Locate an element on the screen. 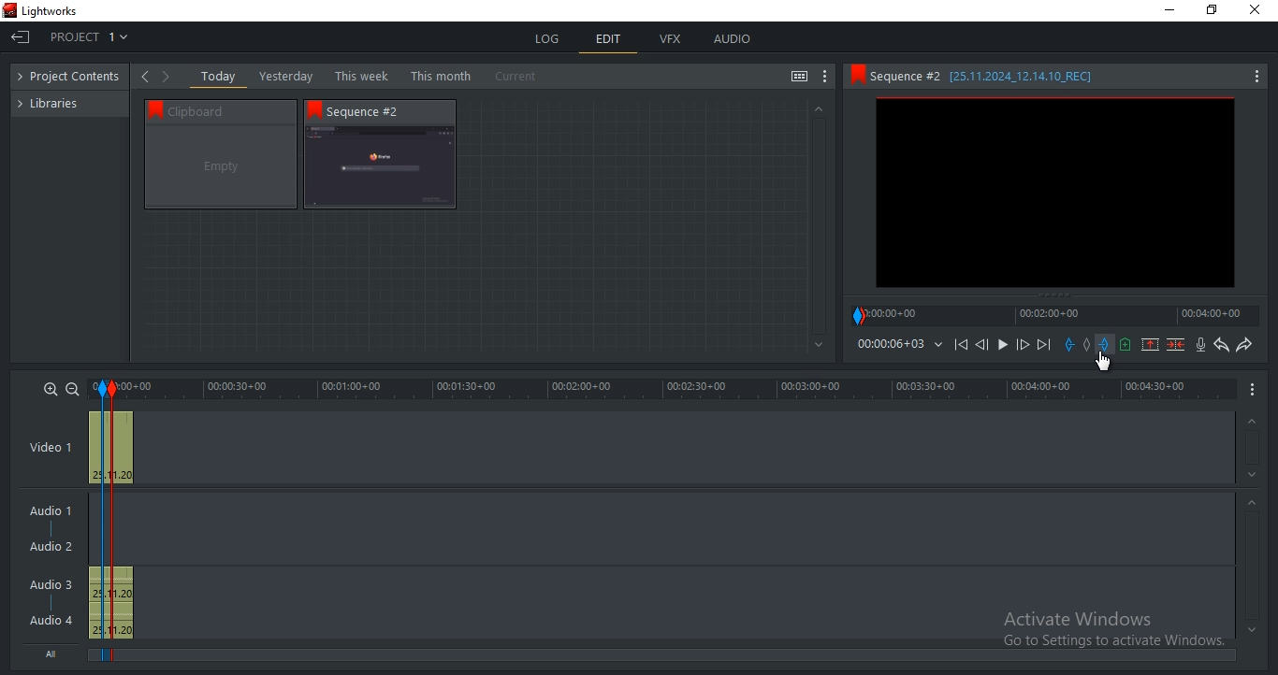 Image resolution: width=1278 pixels, height=675 pixels. Show options to the left is located at coordinates (144, 76).